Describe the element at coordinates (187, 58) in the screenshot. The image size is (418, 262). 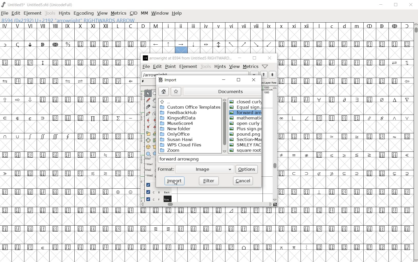
I see `arrowright at 8594 from Untitled5.RIGHTWARD...` at that location.